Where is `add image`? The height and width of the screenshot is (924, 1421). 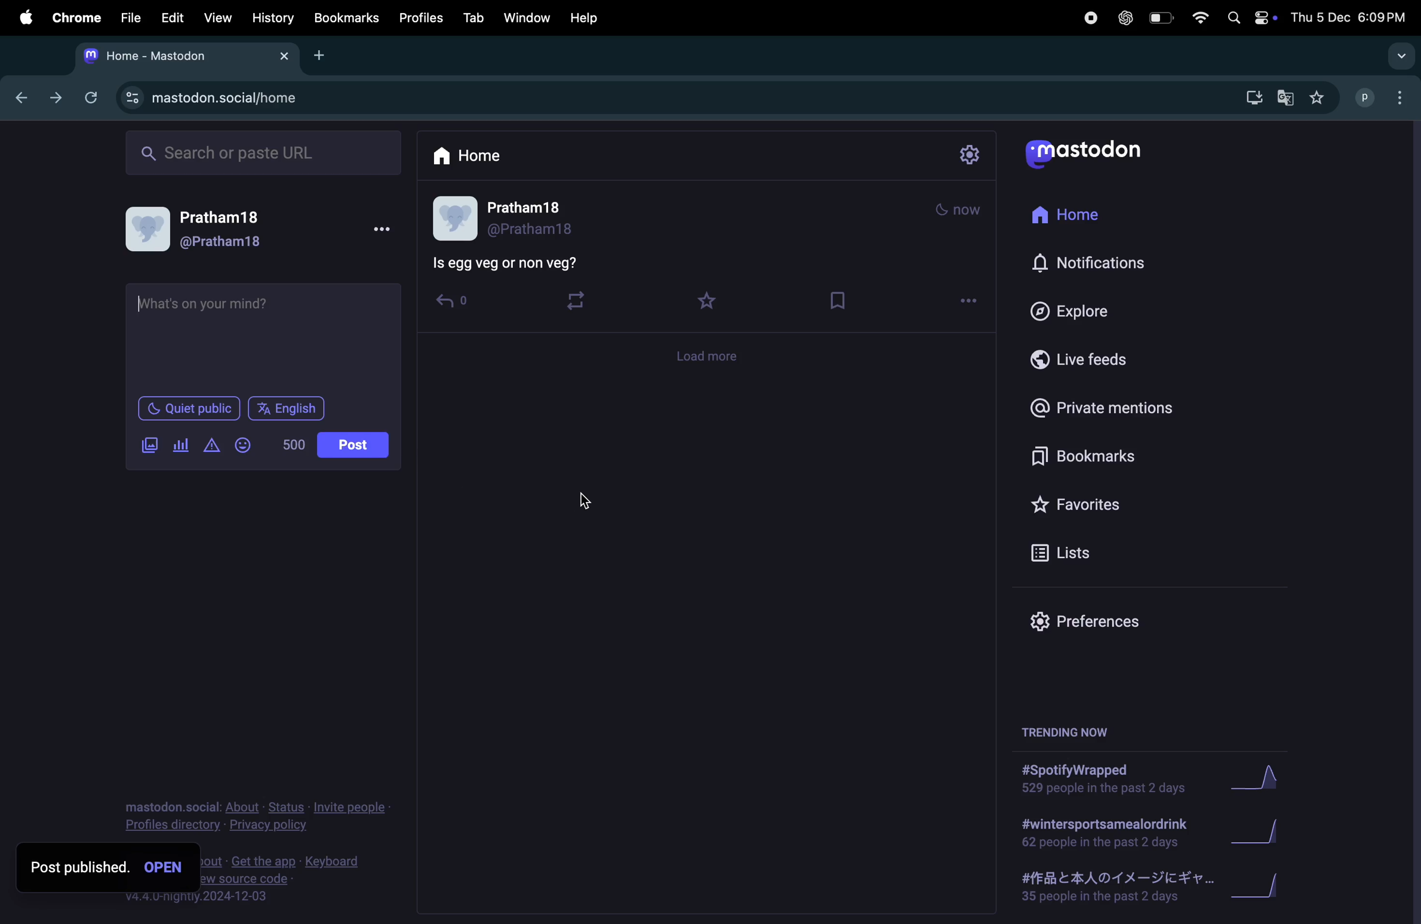
add image is located at coordinates (150, 445).